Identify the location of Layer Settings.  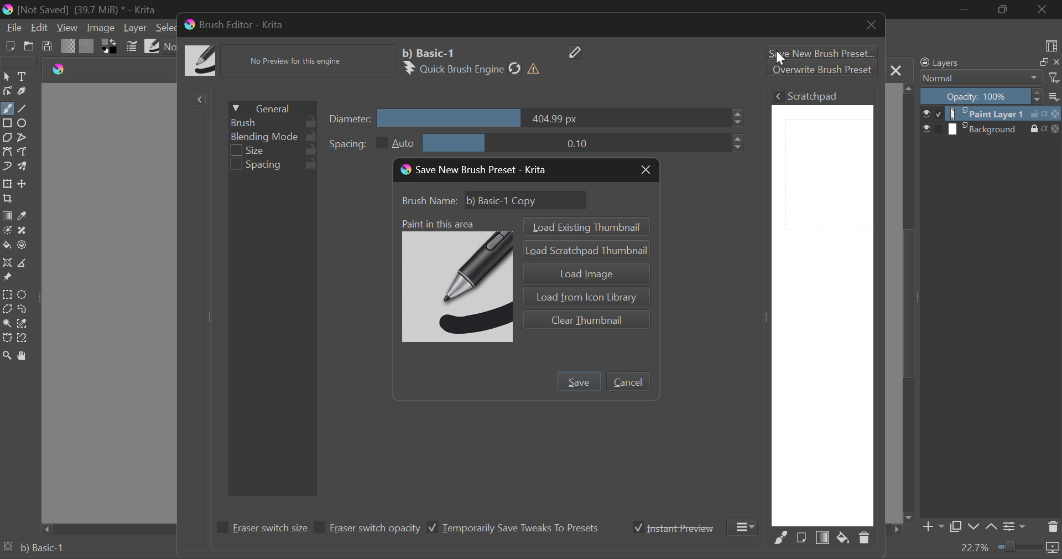
(1016, 526).